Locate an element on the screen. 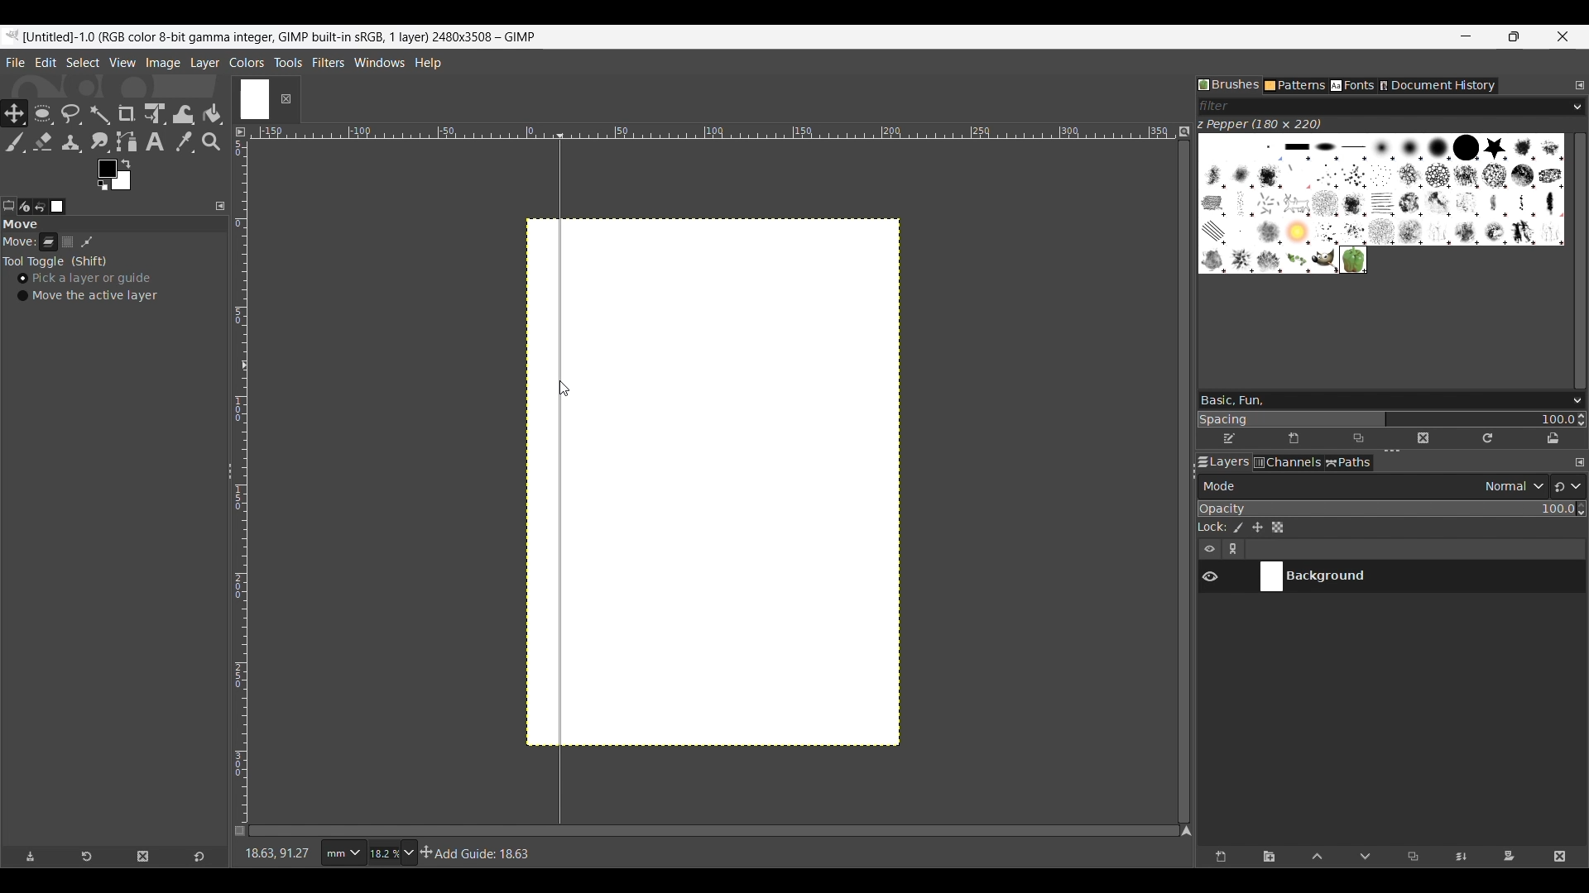  Canvas space is located at coordinates (829, 481).